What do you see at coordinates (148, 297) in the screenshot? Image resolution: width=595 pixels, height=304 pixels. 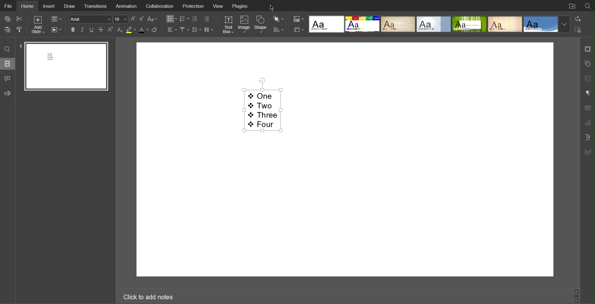 I see `Click to add notes` at bounding box center [148, 297].